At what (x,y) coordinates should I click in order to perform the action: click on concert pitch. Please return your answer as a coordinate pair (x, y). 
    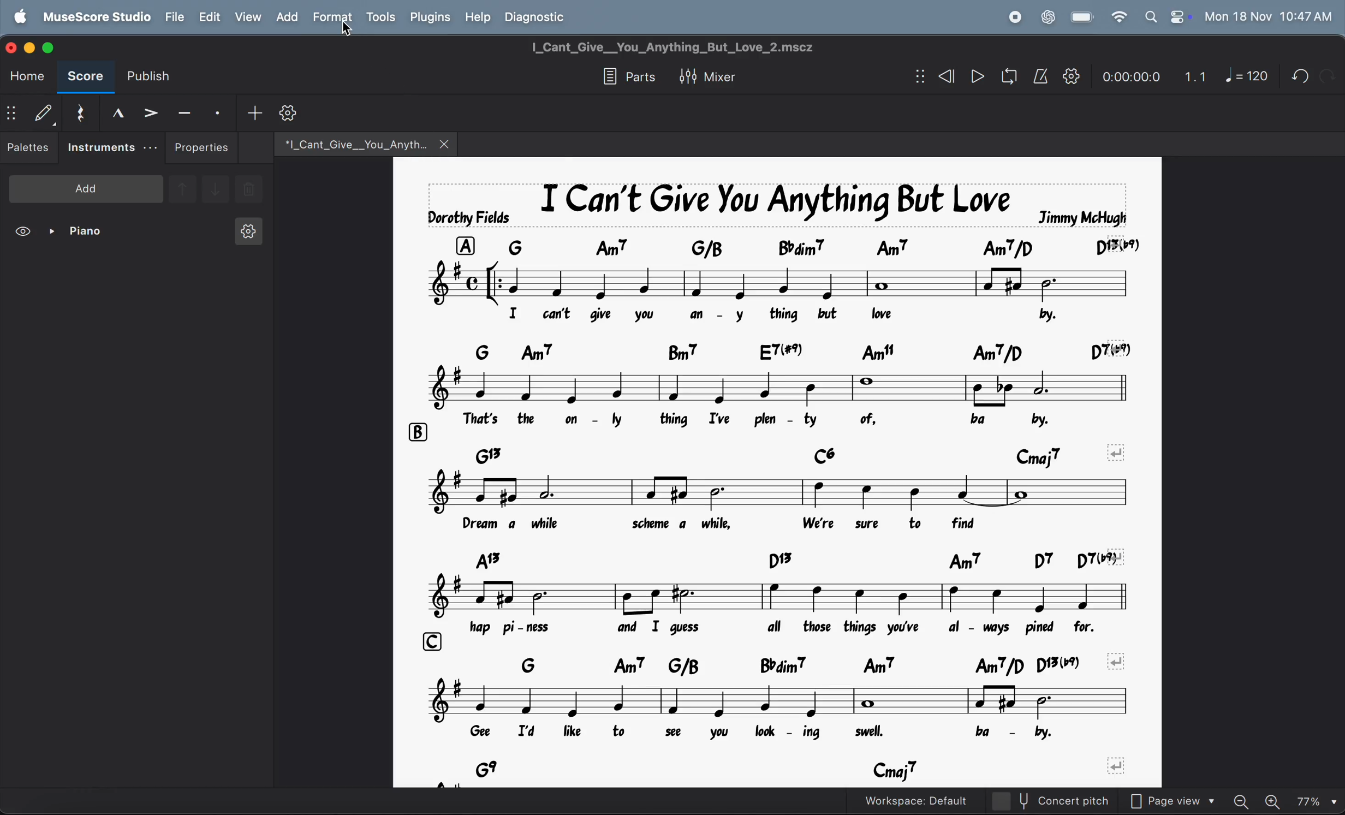
    Looking at the image, I should click on (1072, 801).